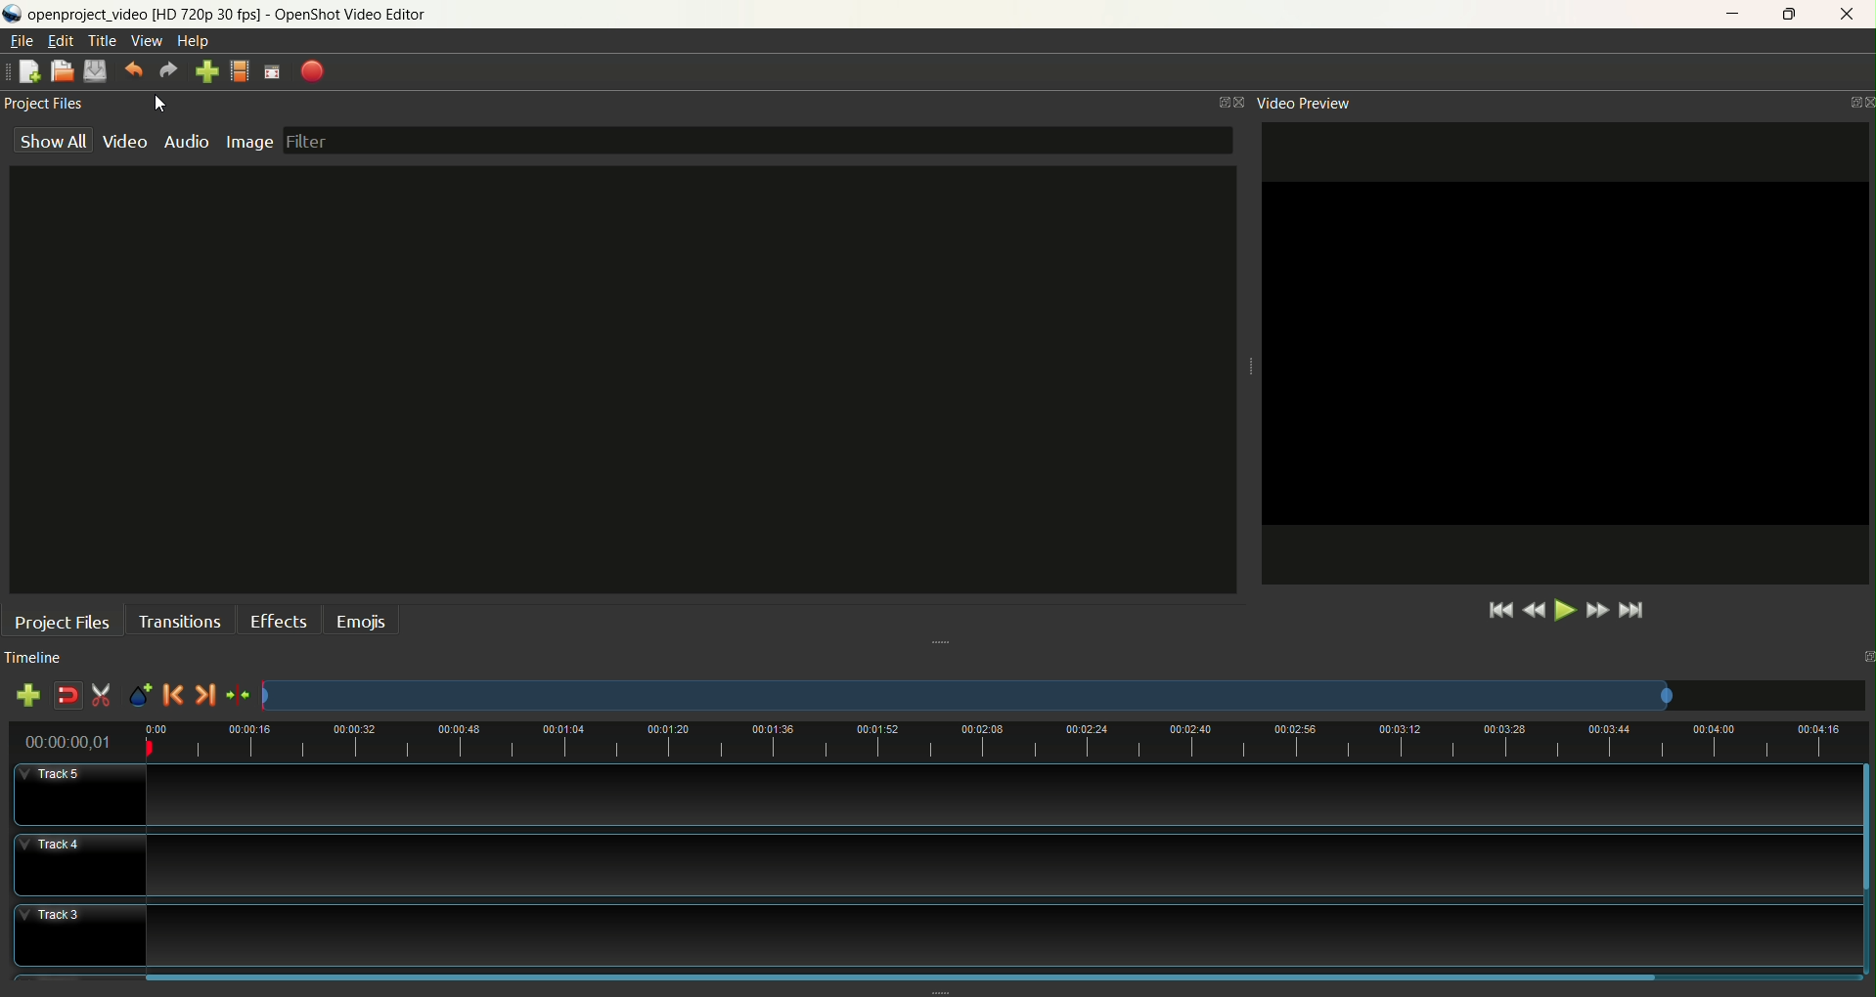 The height and width of the screenshot is (997, 1876). Describe the element at coordinates (161, 107) in the screenshot. I see `cursor` at that location.